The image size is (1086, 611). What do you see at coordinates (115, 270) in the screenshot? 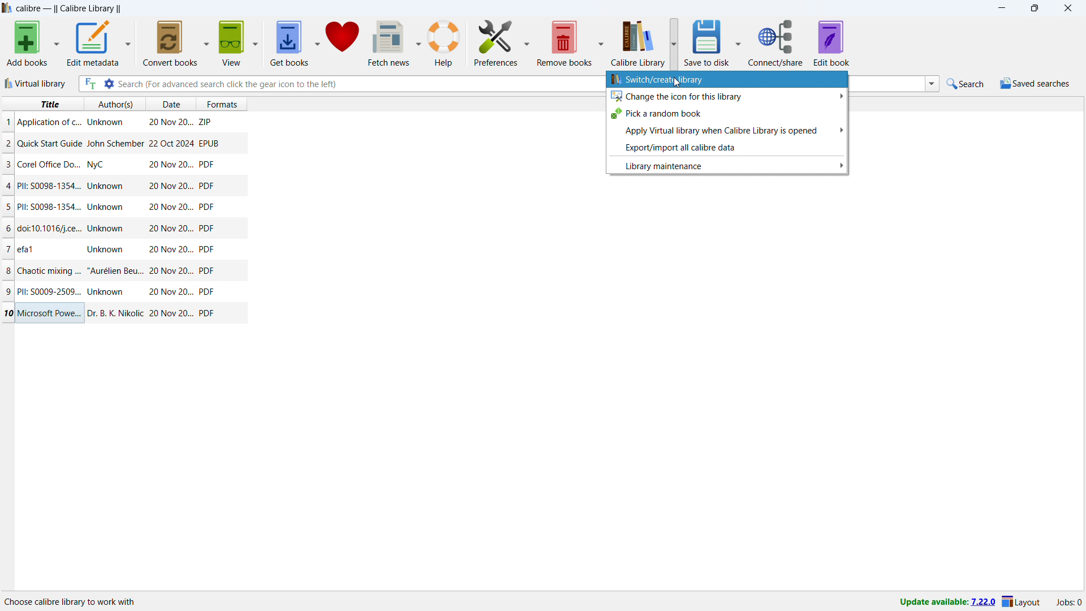
I see `Author` at bounding box center [115, 270].